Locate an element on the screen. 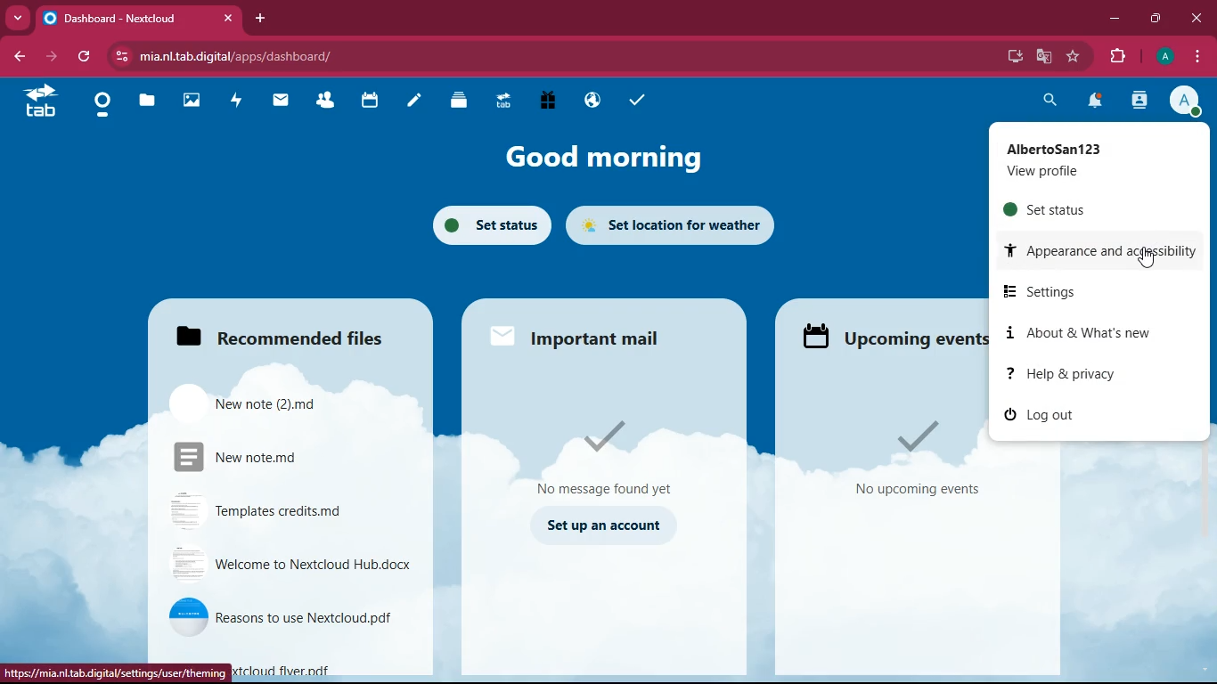 The height and width of the screenshot is (684, 1217). set location is located at coordinates (683, 223).